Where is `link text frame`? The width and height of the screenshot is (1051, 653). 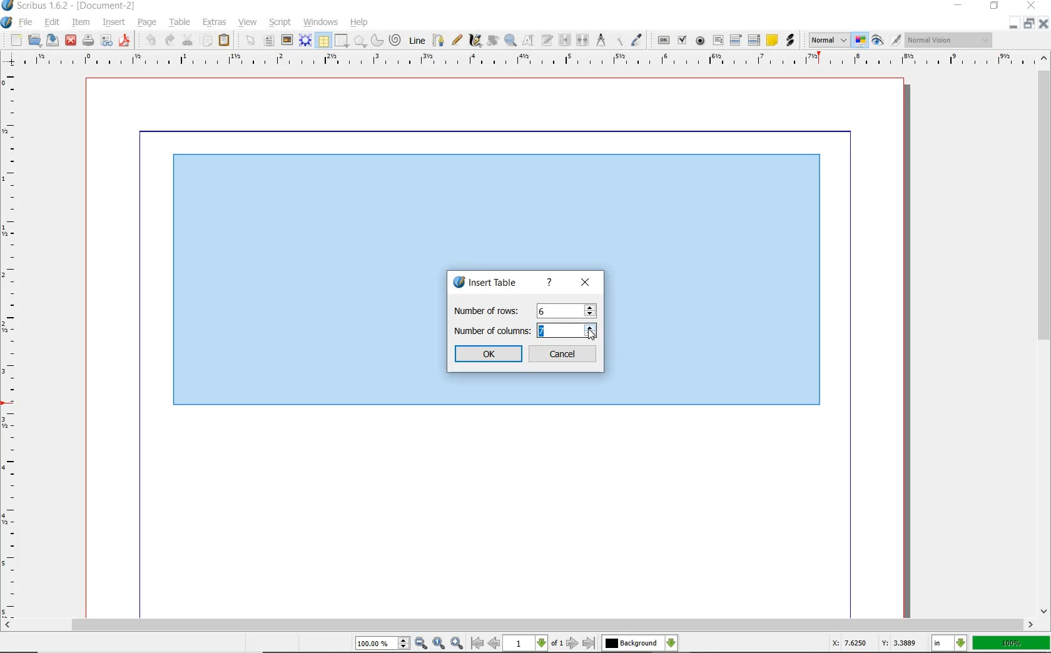
link text frame is located at coordinates (564, 41).